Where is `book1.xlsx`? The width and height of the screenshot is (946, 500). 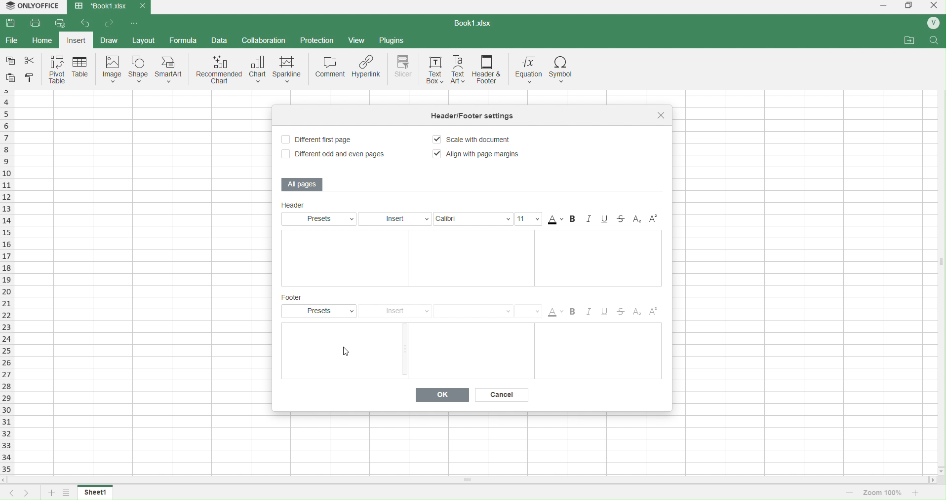 book1.xlsx is located at coordinates (478, 24).